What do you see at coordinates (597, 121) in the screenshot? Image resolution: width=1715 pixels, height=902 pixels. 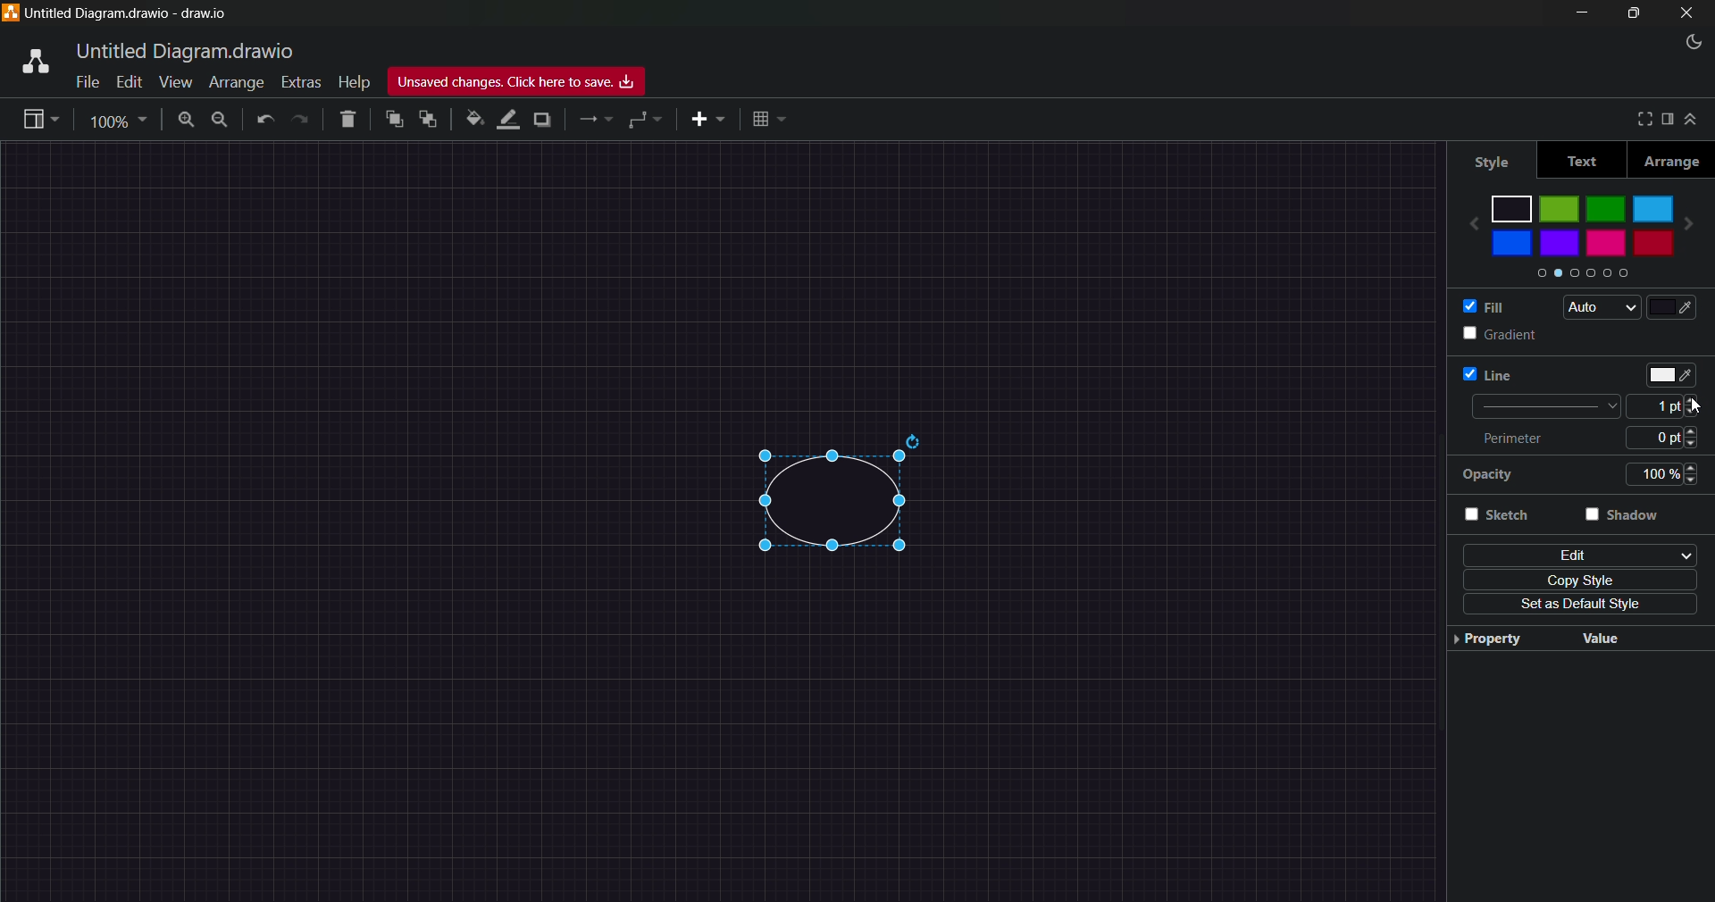 I see `connections` at bounding box center [597, 121].